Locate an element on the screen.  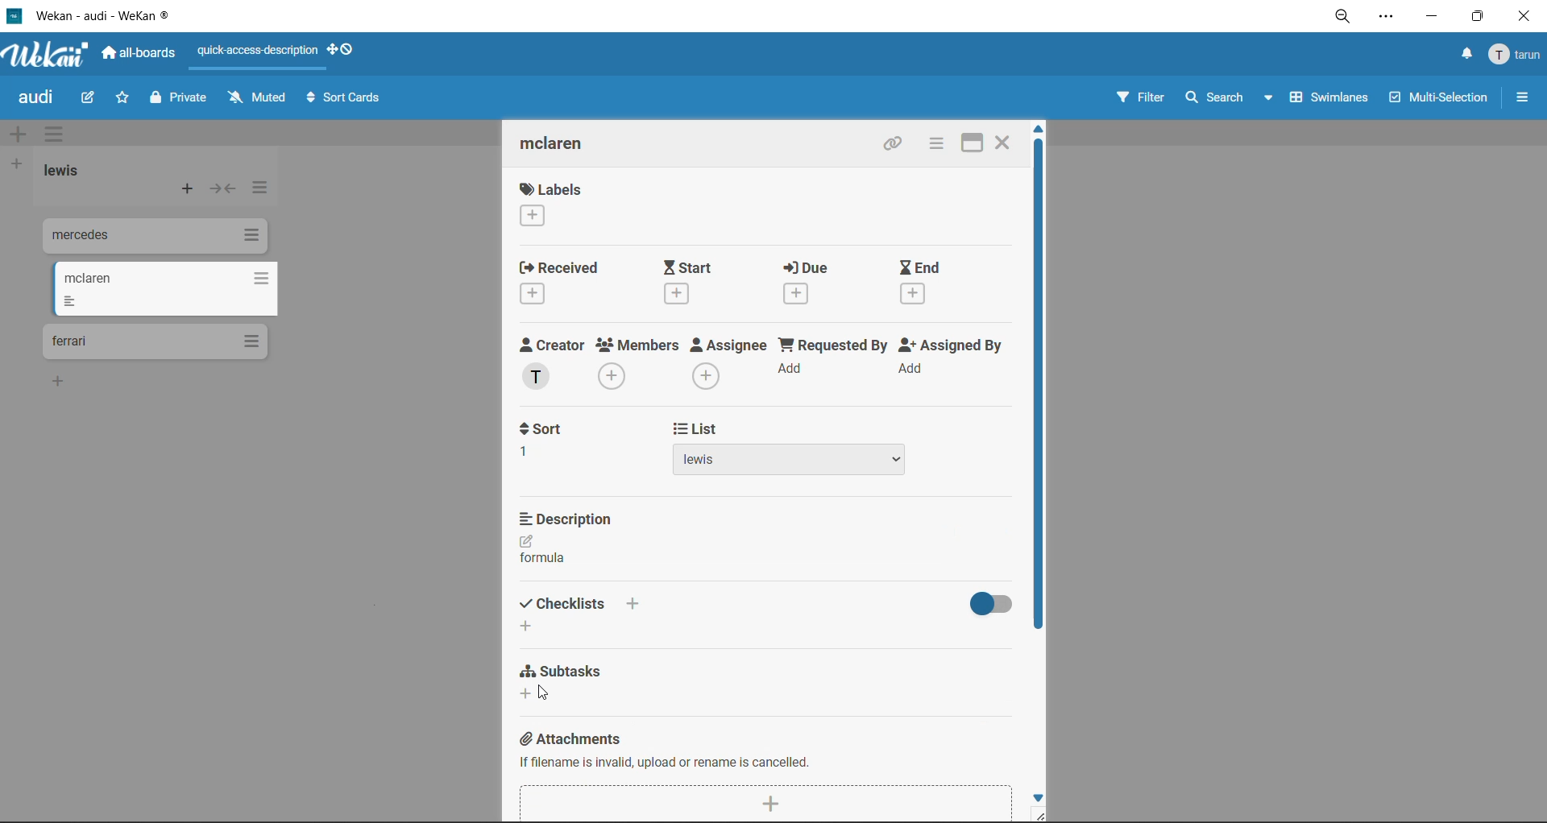
notifications is located at coordinates (1464, 56).